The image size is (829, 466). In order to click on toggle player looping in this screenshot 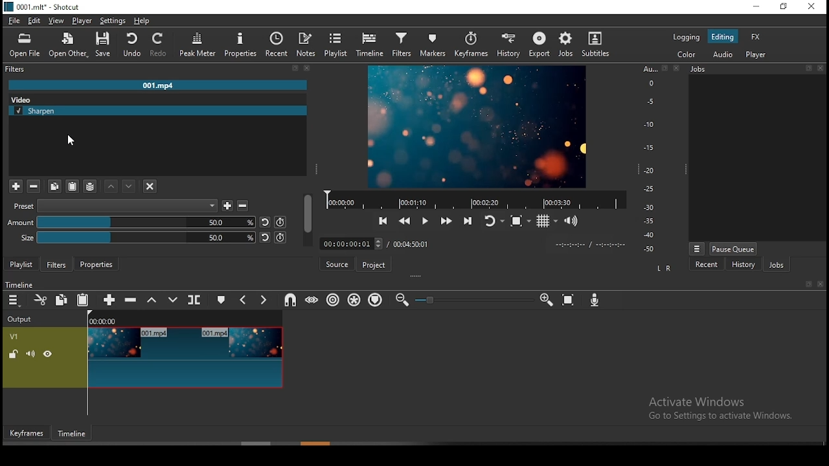, I will do `click(491, 219)`.